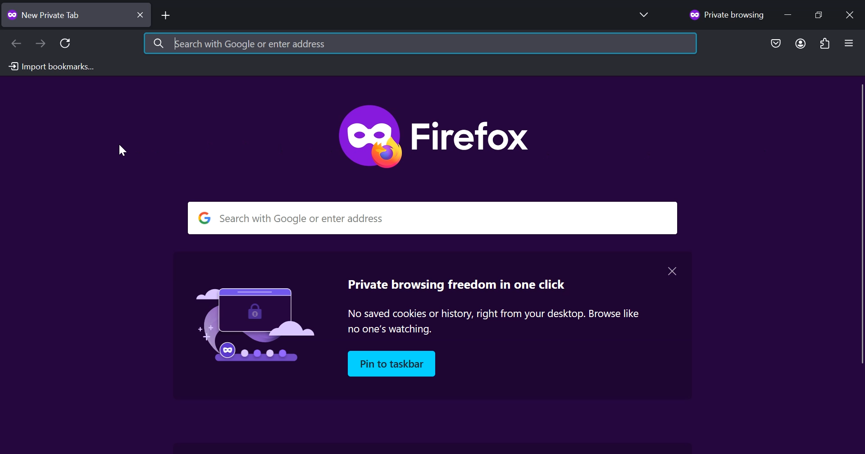  Describe the element at coordinates (421, 43) in the screenshot. I see `Search with Google or enter address` at that location.